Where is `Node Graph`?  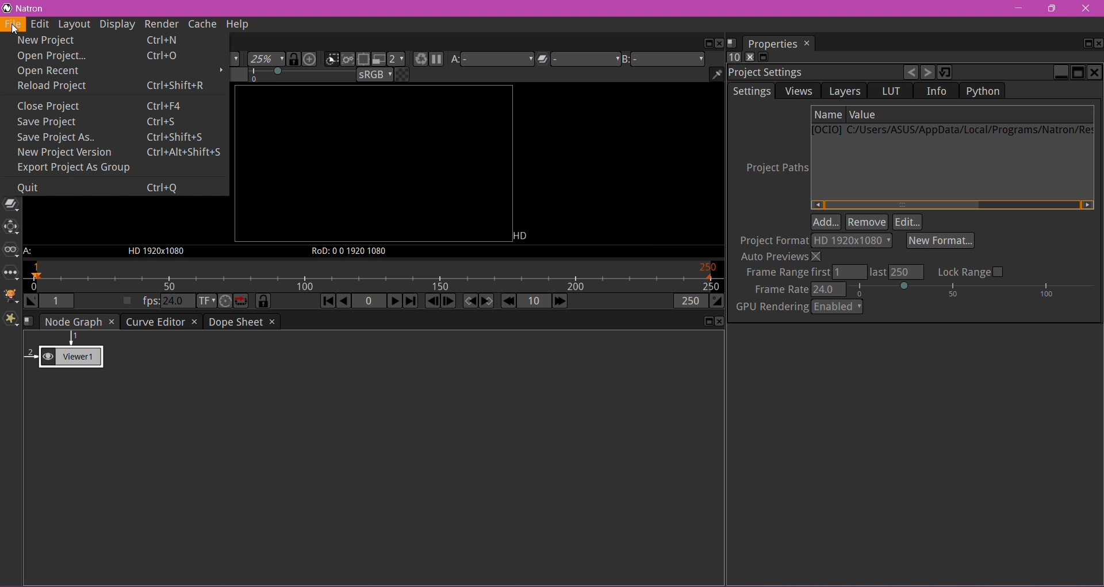 Node Graph is located at coordinates (73, 322).